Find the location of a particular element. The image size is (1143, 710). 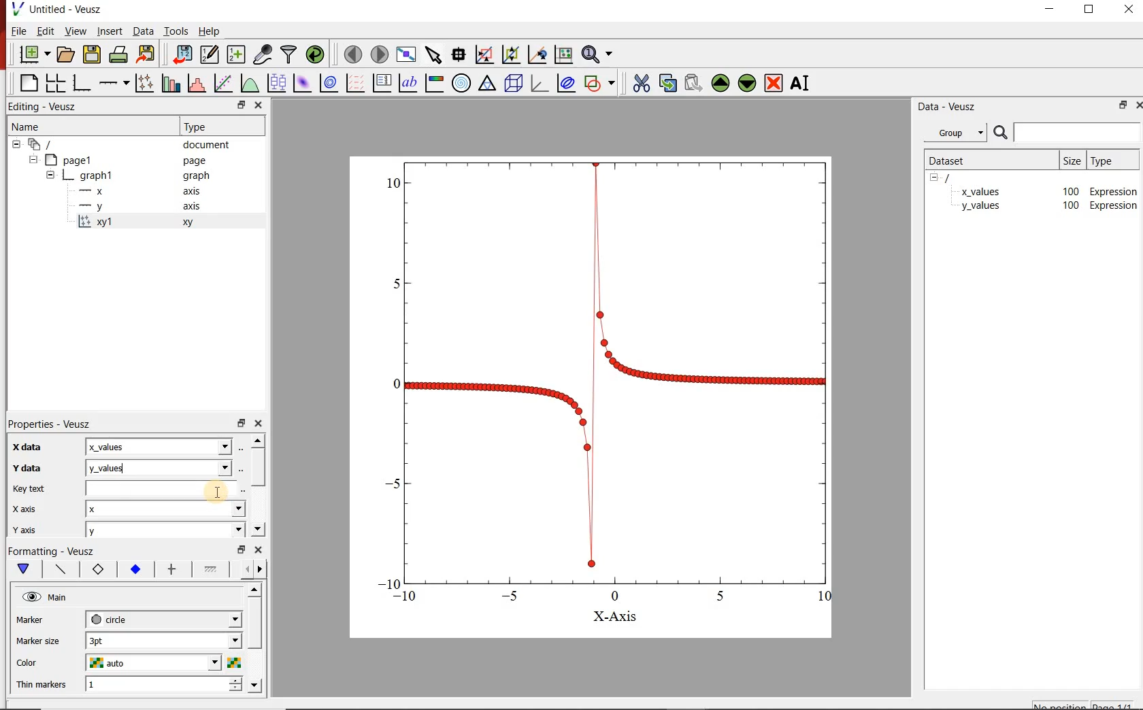

fill 1 is located at coordinates (214, 569).